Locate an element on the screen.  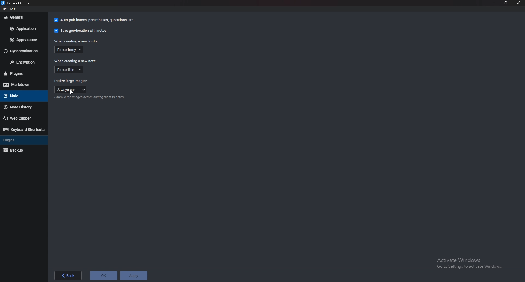
Info is located at coordinates (90, 98).